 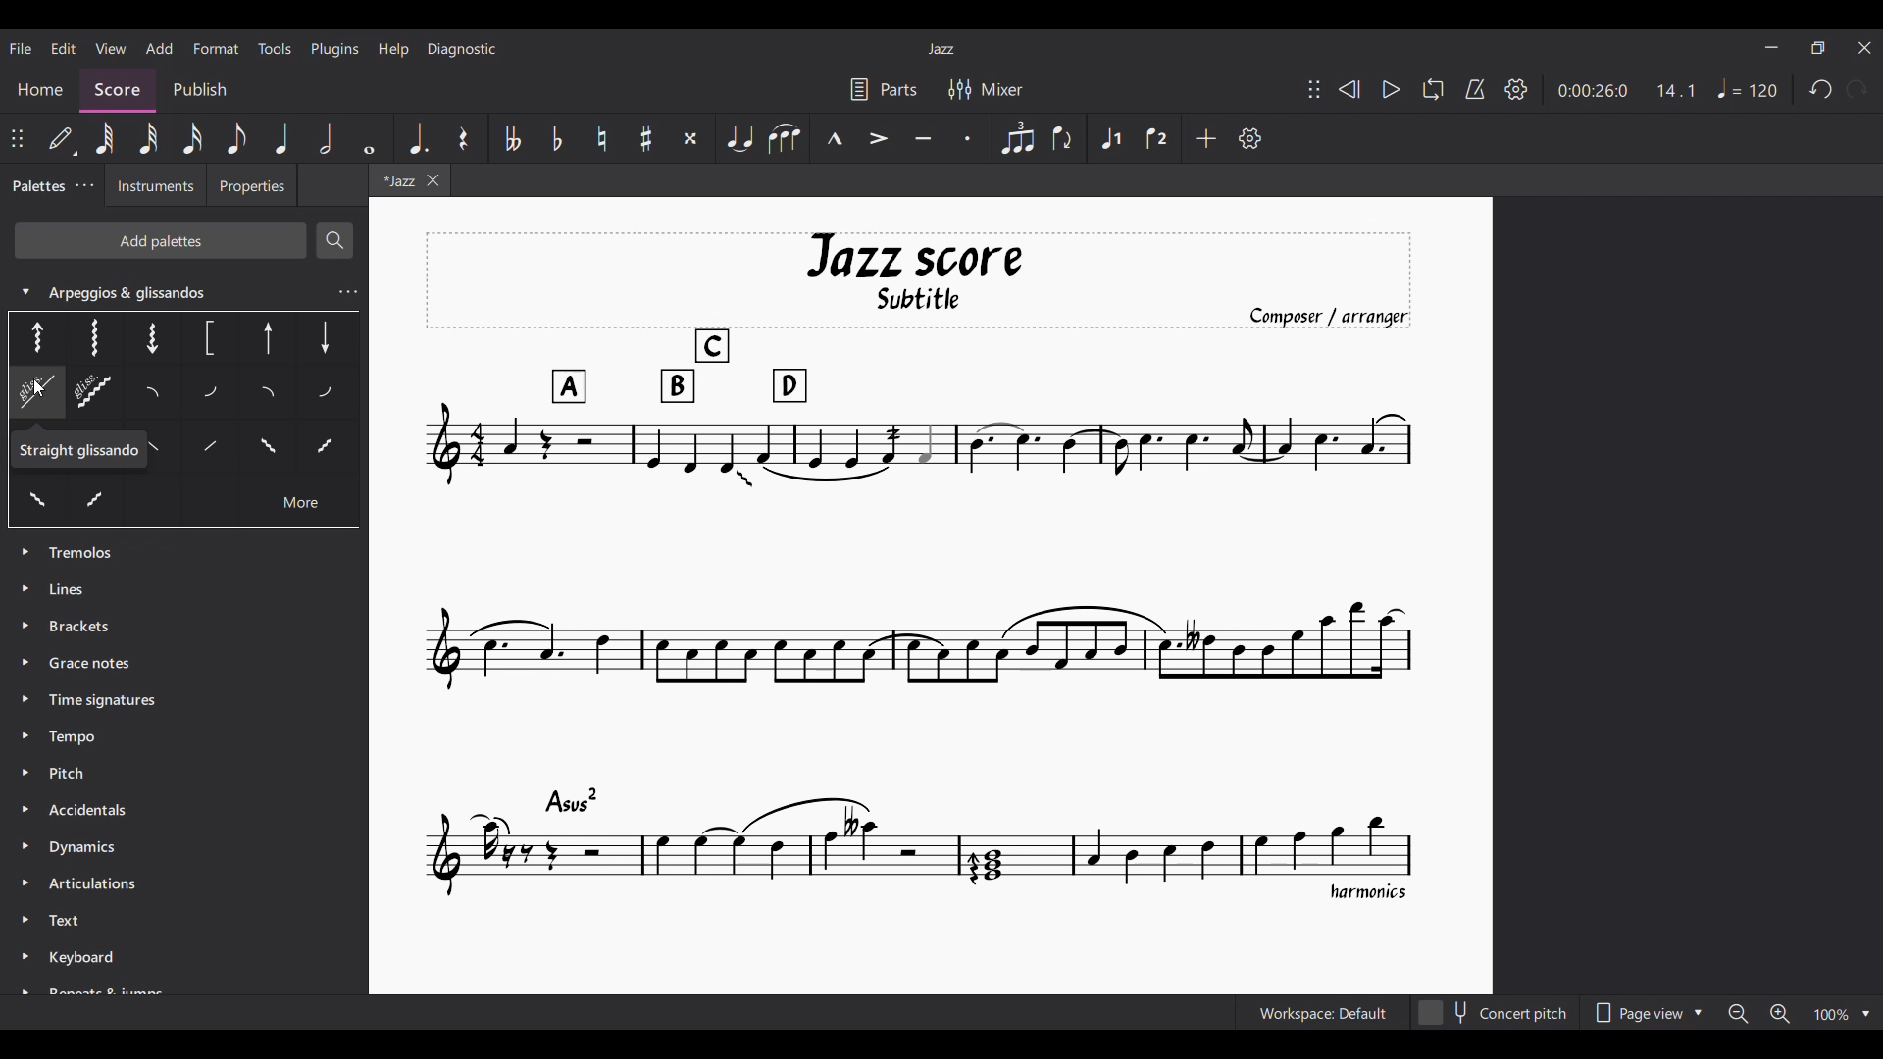 What do you see at coordinates (880, 138) in the screenshot?
I see `Accent` at bounding box center [880, 138].